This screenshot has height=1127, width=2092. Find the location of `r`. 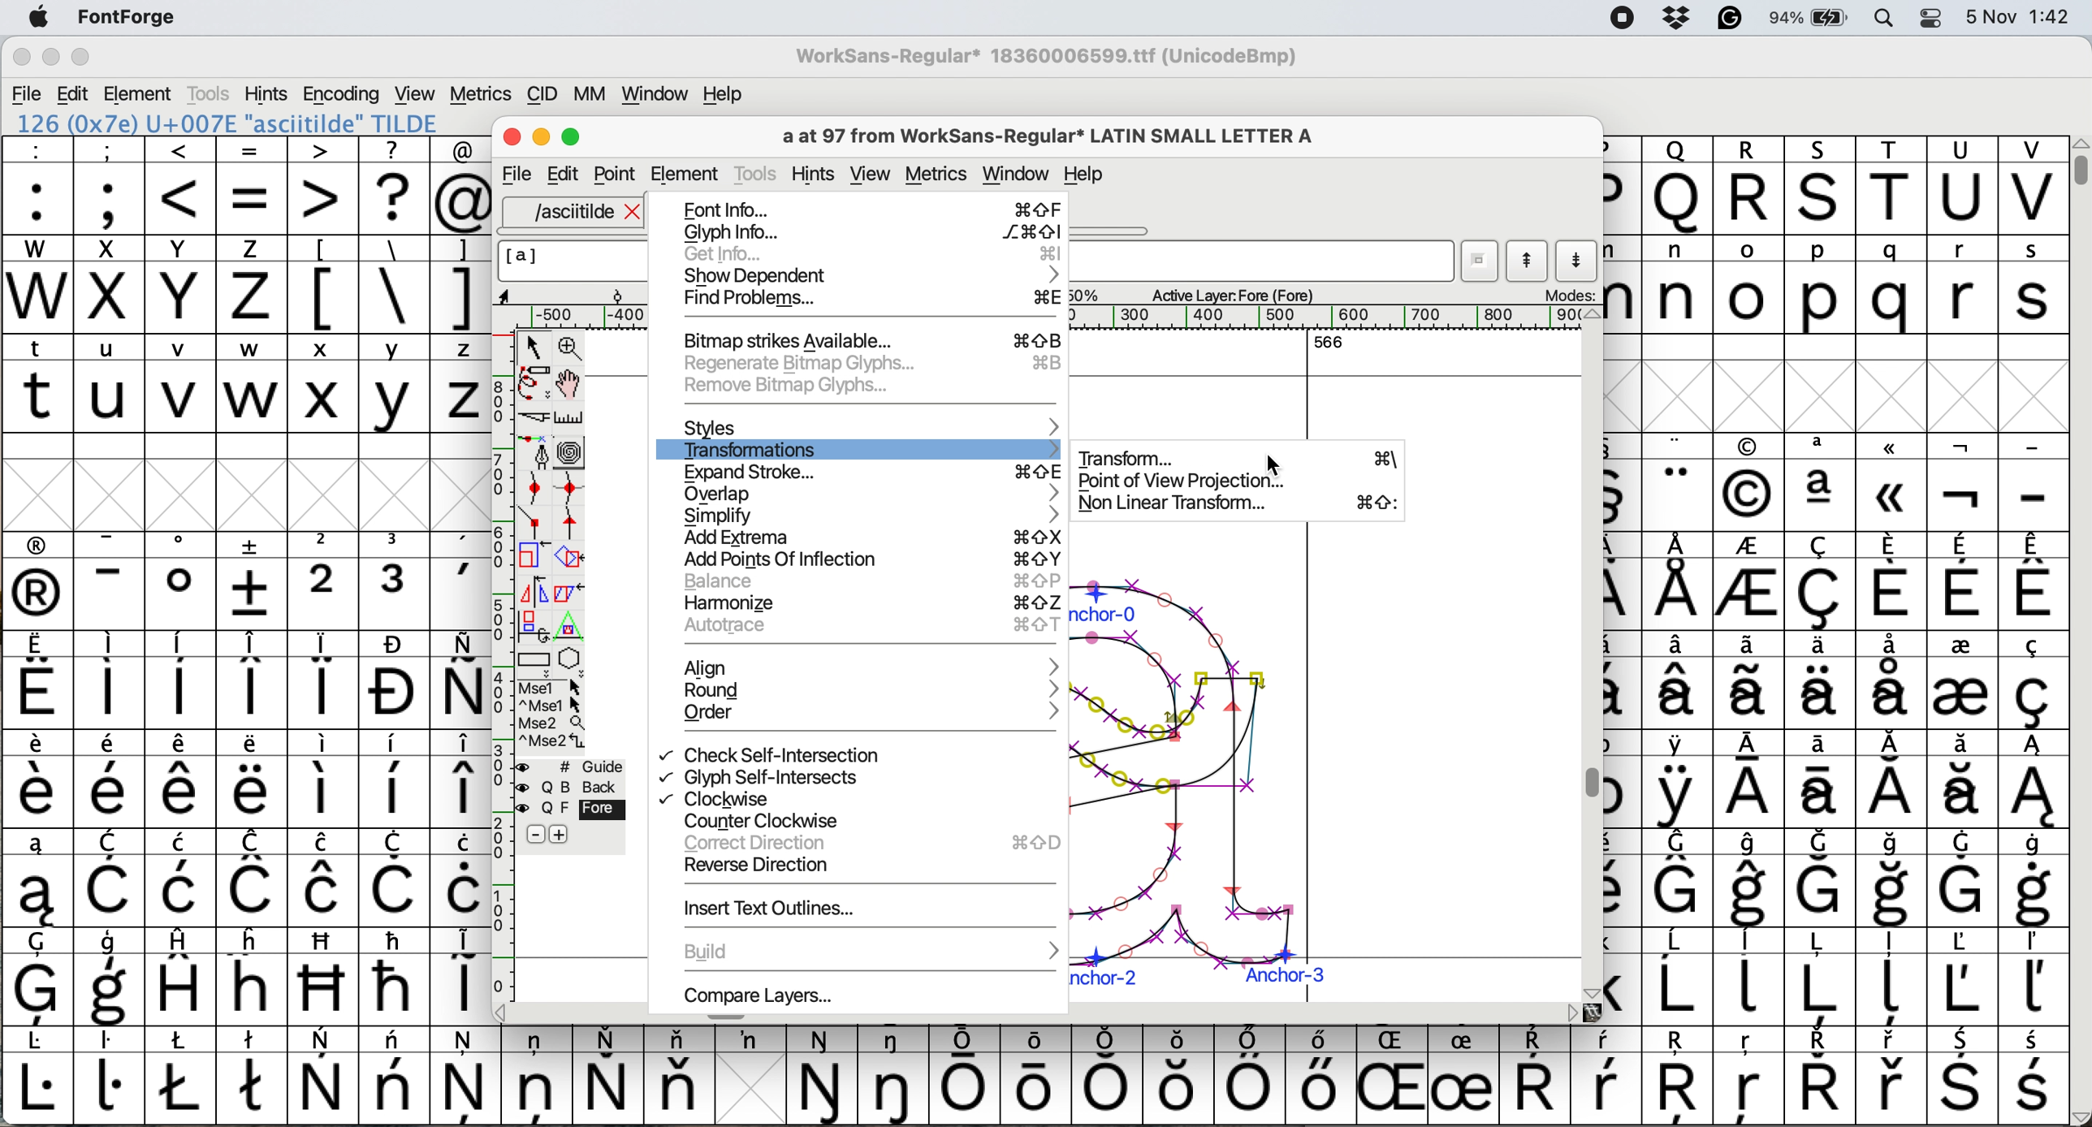

r is located at coordinates (1960, 285).